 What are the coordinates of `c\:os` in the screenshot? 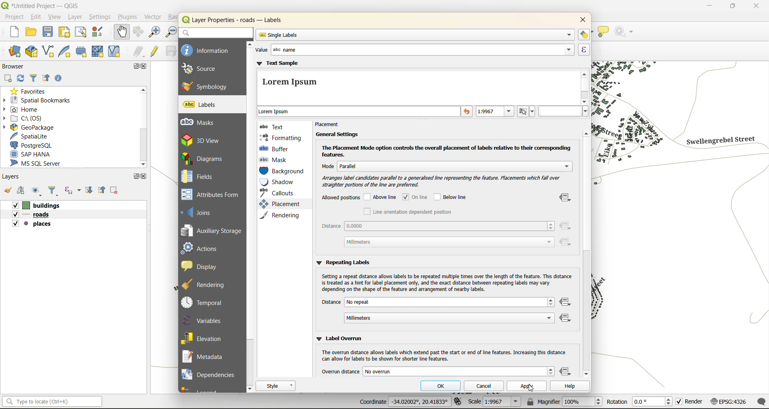 It's located at (29, 119).